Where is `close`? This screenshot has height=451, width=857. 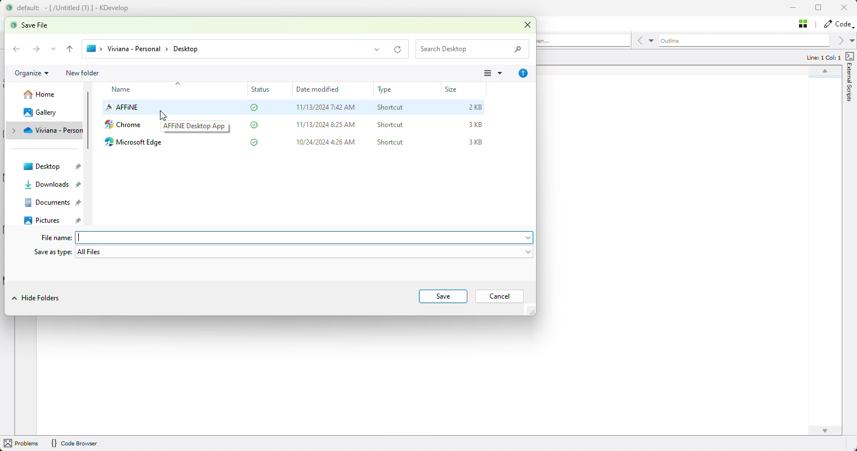
close is located at coordinates (847, 8).